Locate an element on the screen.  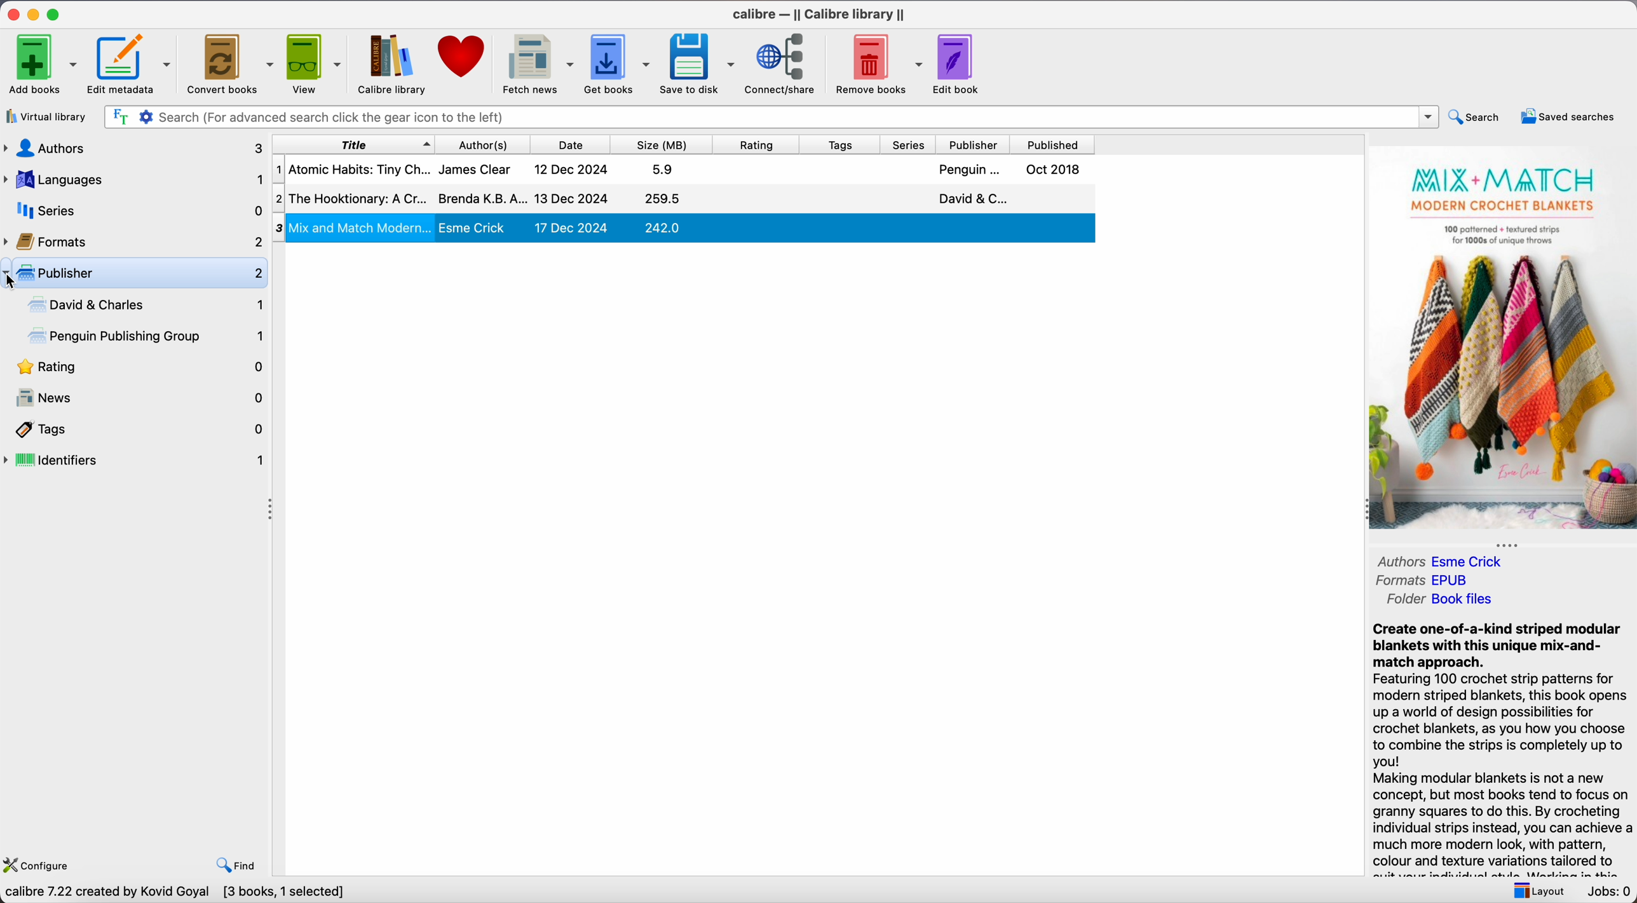
formats is located at coordinates (134, 240).